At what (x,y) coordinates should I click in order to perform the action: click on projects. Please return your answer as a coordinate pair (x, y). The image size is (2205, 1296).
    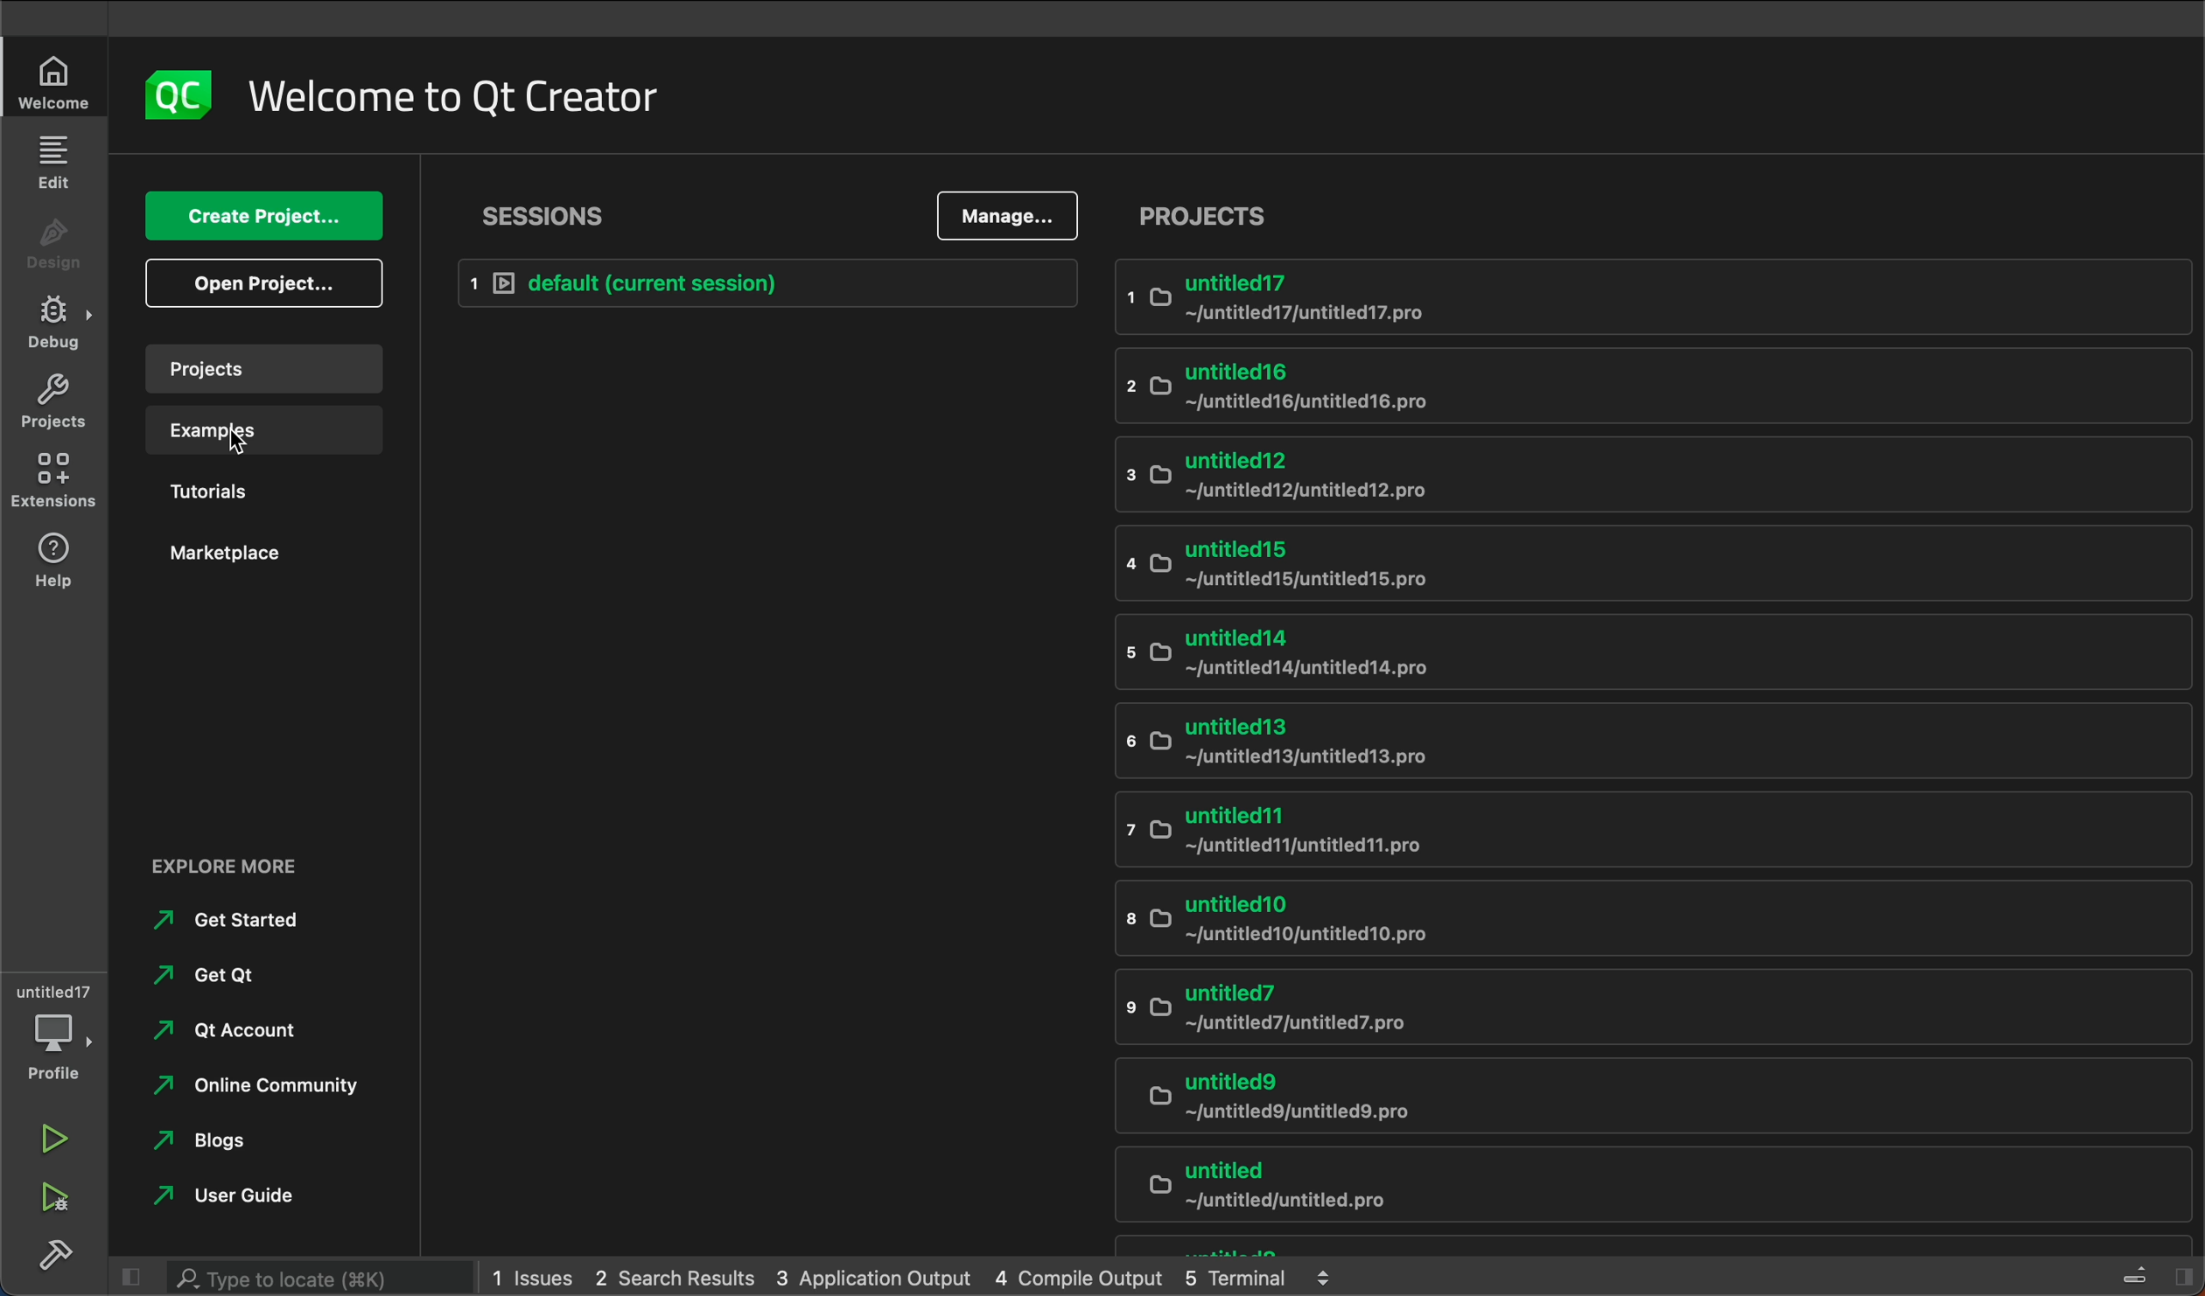
    Looking at the image, I should click on (1645, 219).